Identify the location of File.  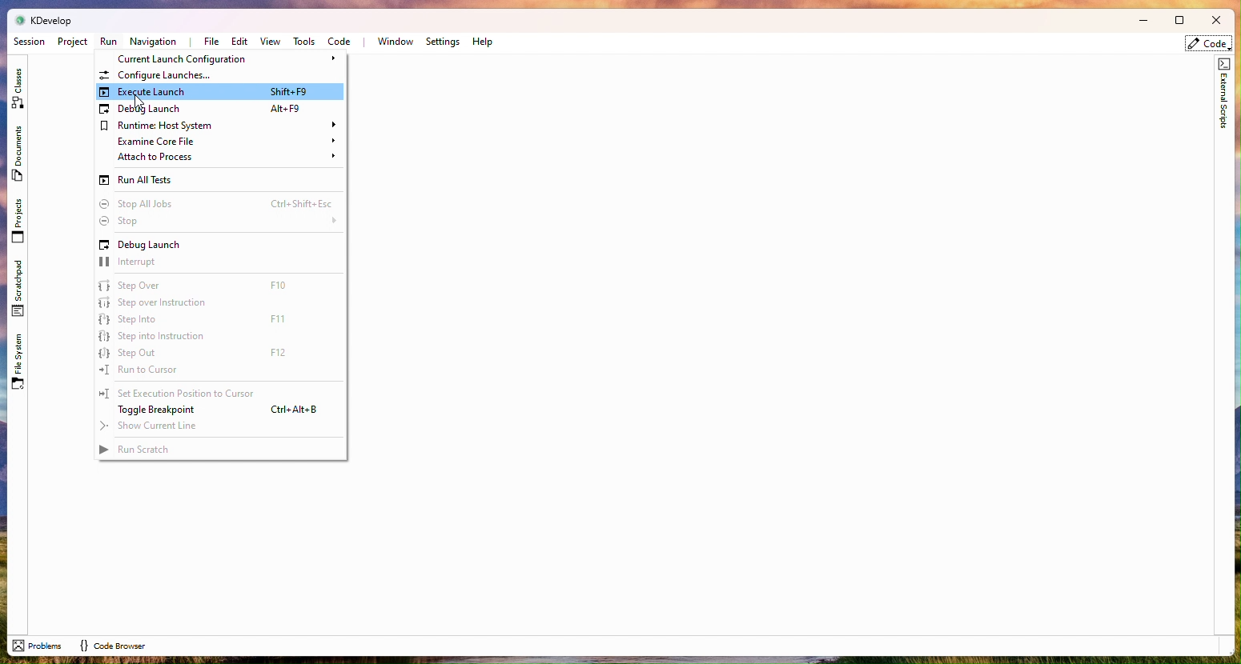
(211, 42).